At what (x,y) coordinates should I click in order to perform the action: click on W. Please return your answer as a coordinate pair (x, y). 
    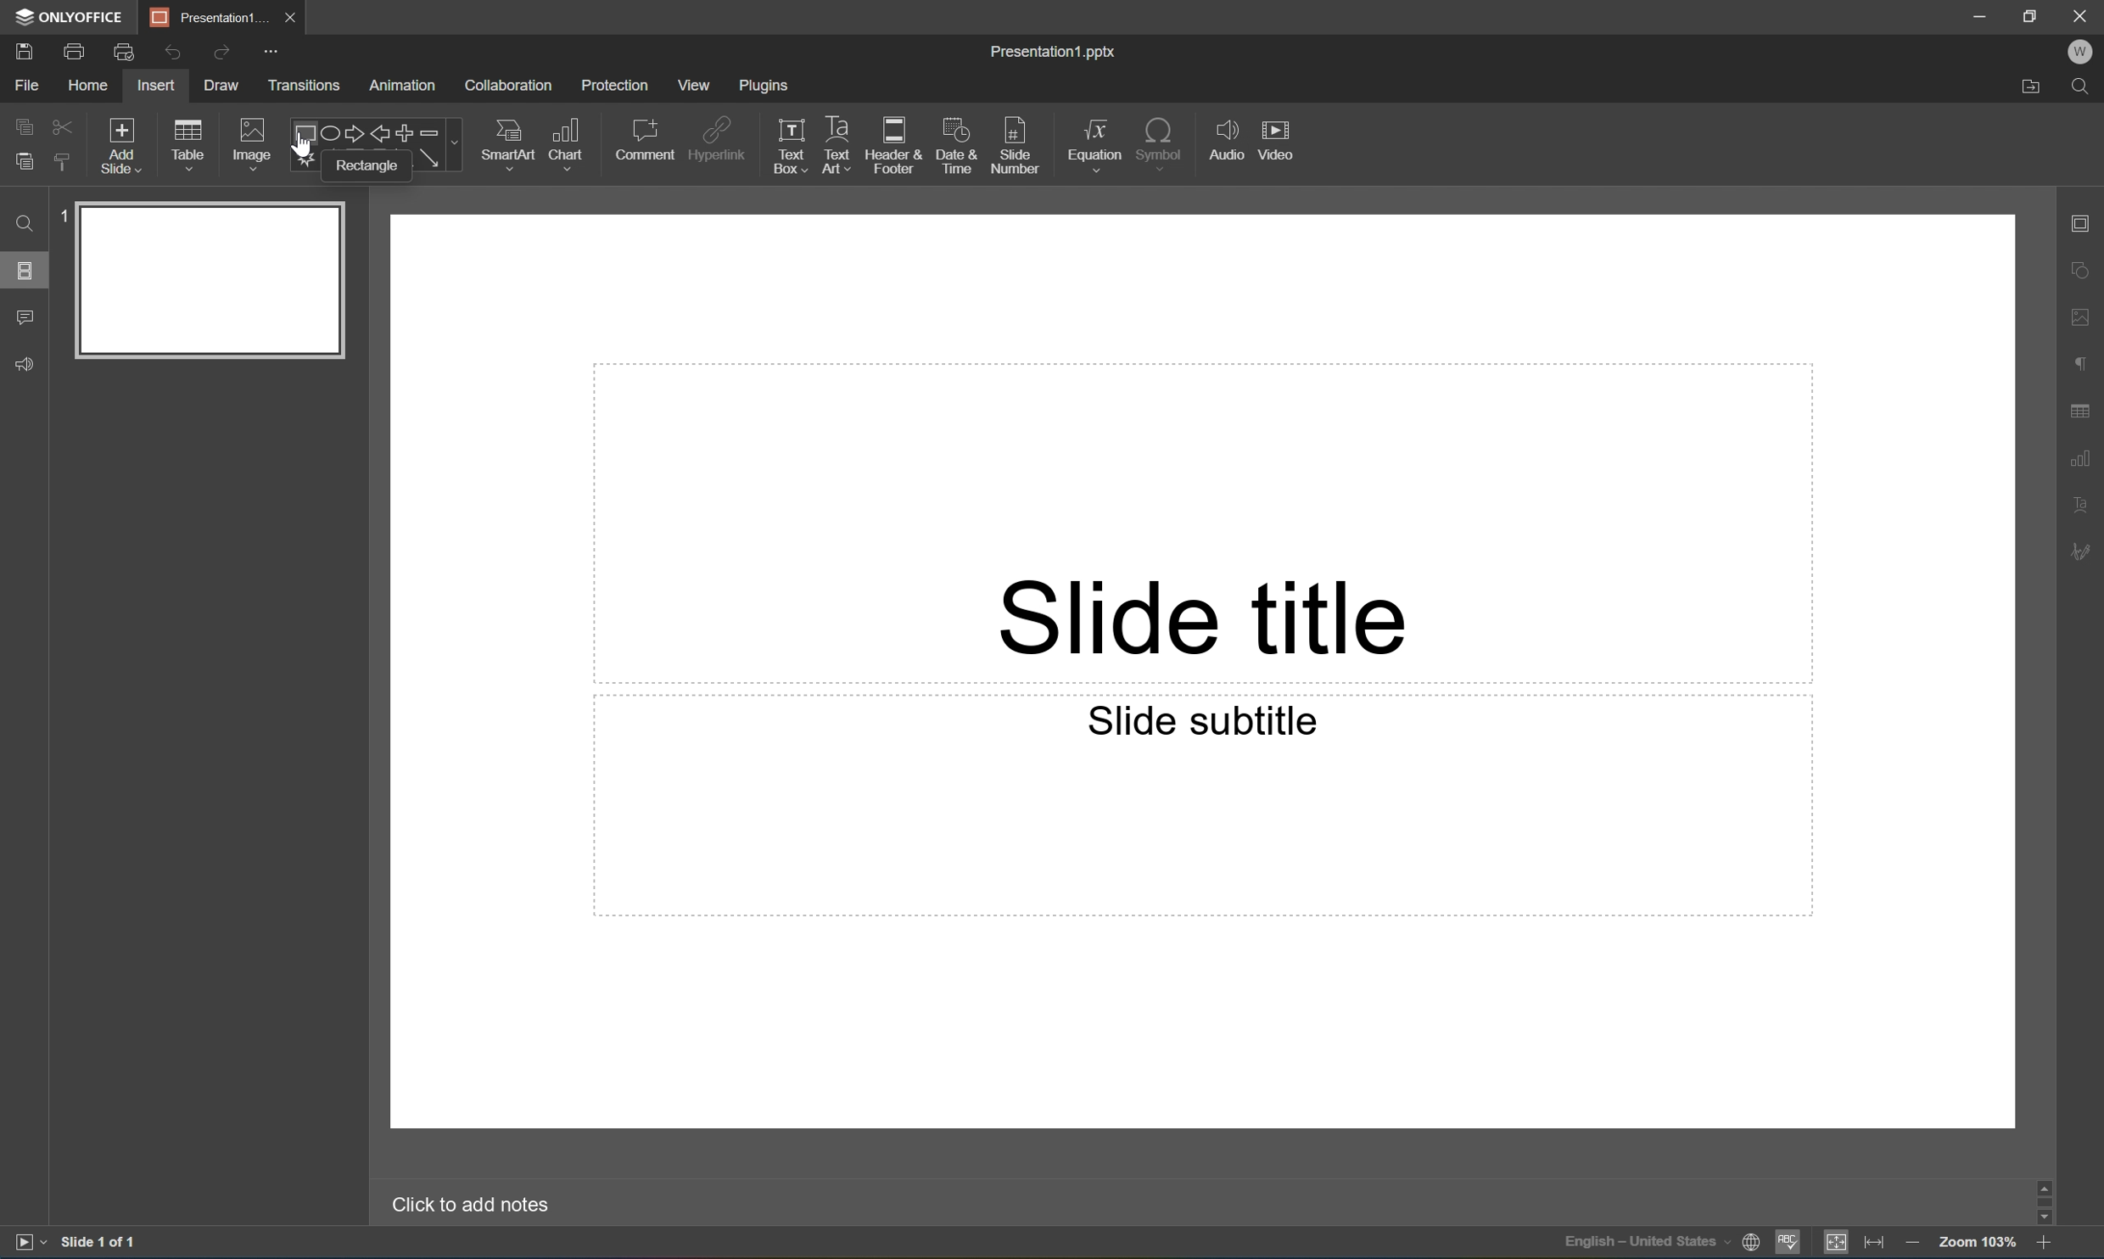
    Looking at the image, I should click on (2080, 52).